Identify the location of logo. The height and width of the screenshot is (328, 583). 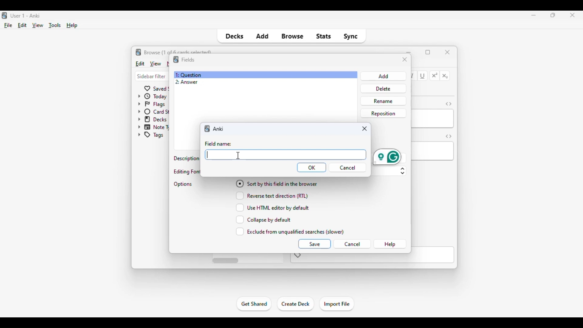
(176, 60).